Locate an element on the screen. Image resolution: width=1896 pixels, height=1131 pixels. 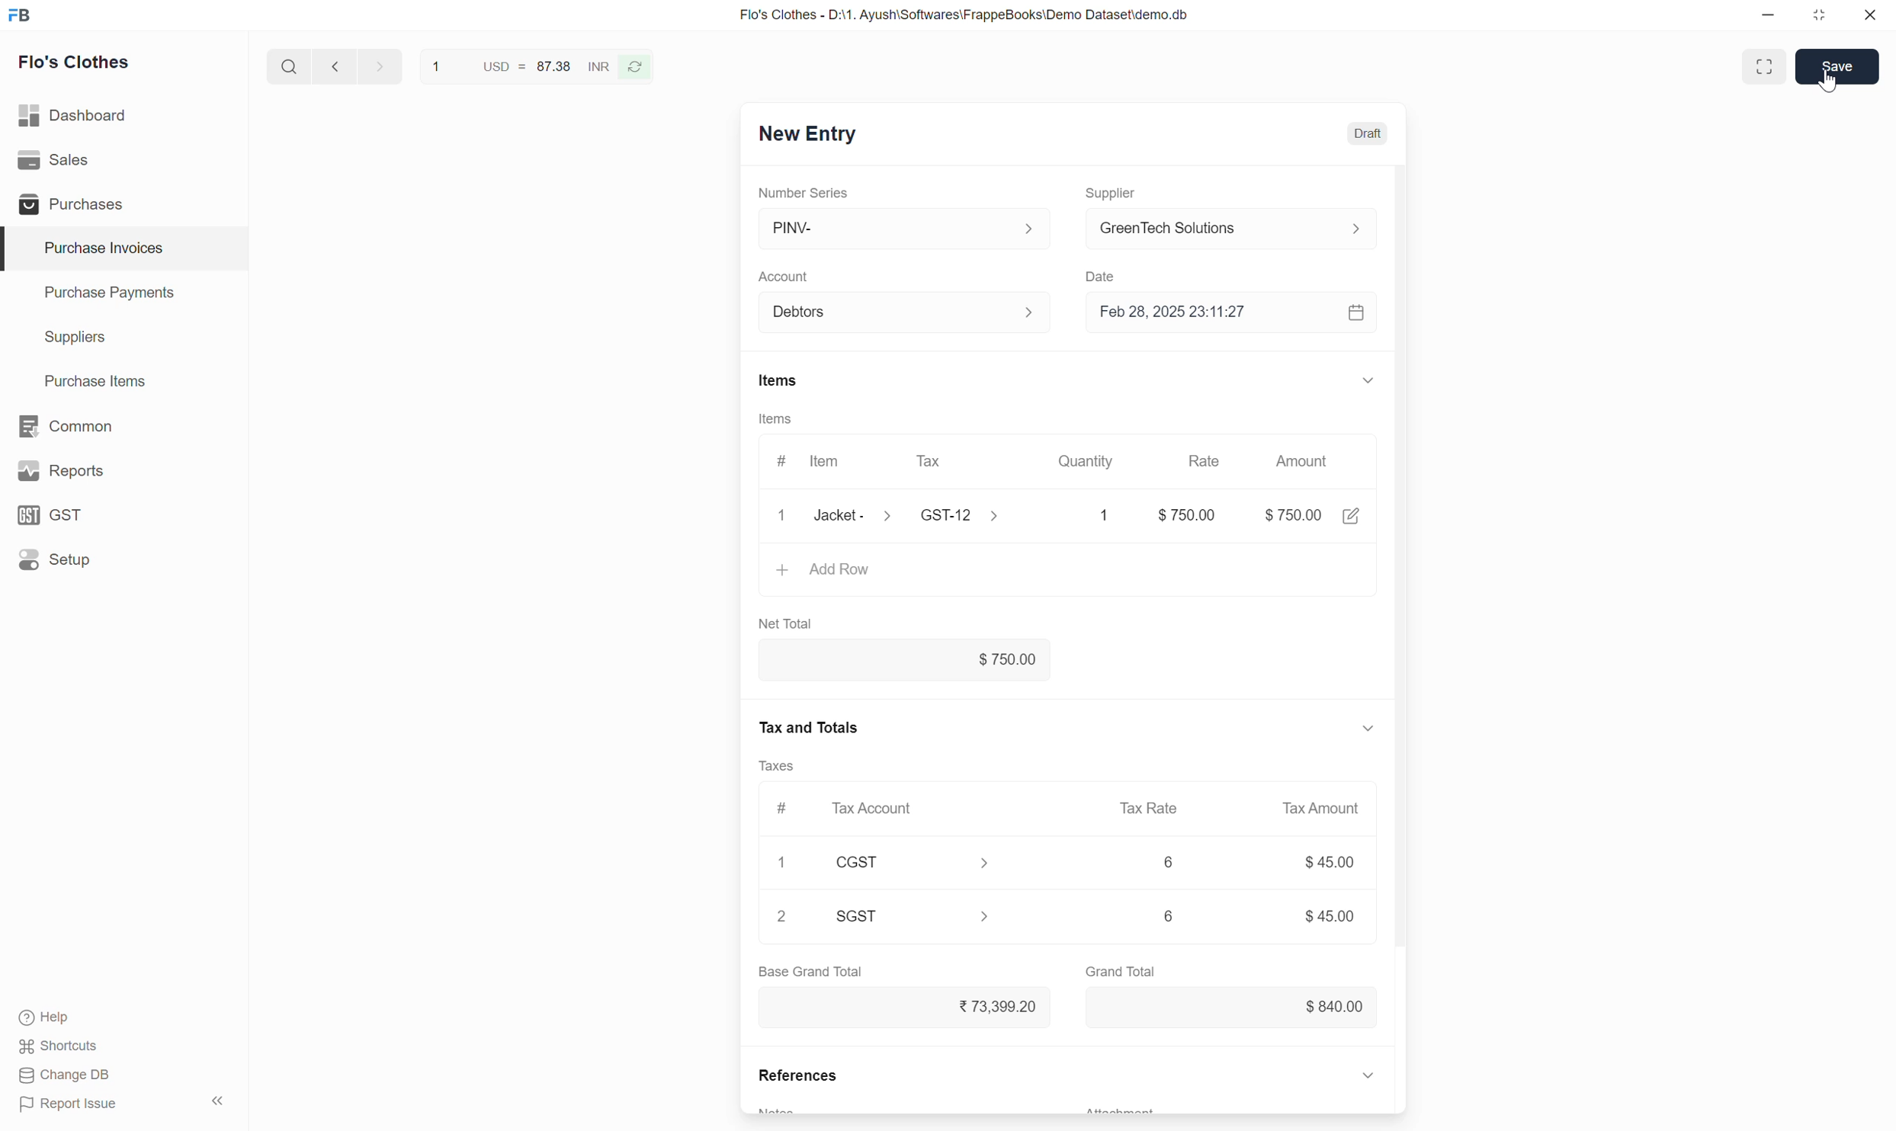
GST-12 is located at coordinates (964, 514).